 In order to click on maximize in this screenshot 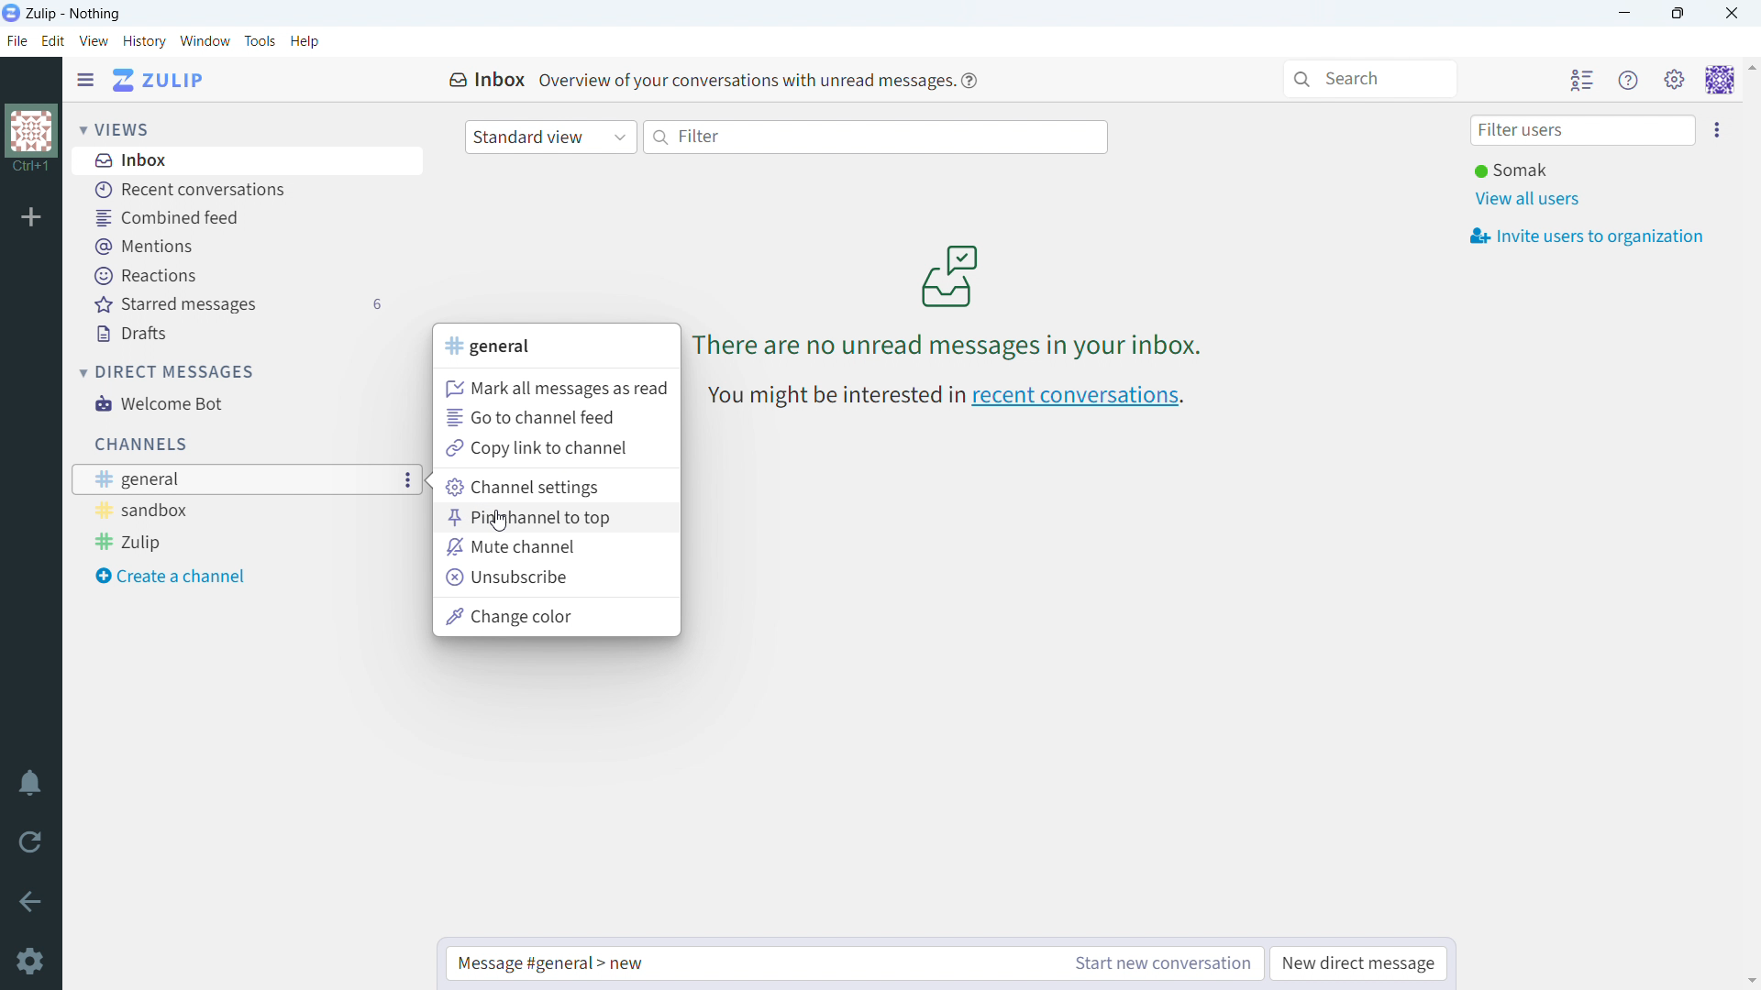, I will do `click(1678, 14)`.